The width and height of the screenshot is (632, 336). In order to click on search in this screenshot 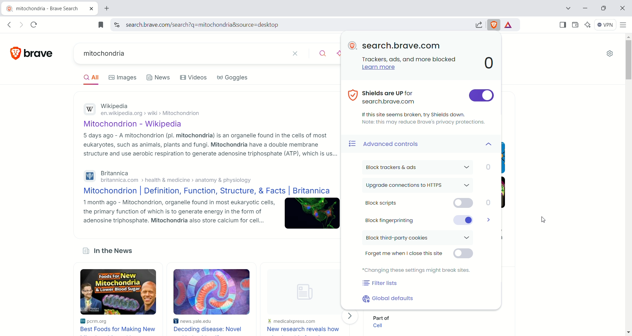, I will do `click(319, 53)`.